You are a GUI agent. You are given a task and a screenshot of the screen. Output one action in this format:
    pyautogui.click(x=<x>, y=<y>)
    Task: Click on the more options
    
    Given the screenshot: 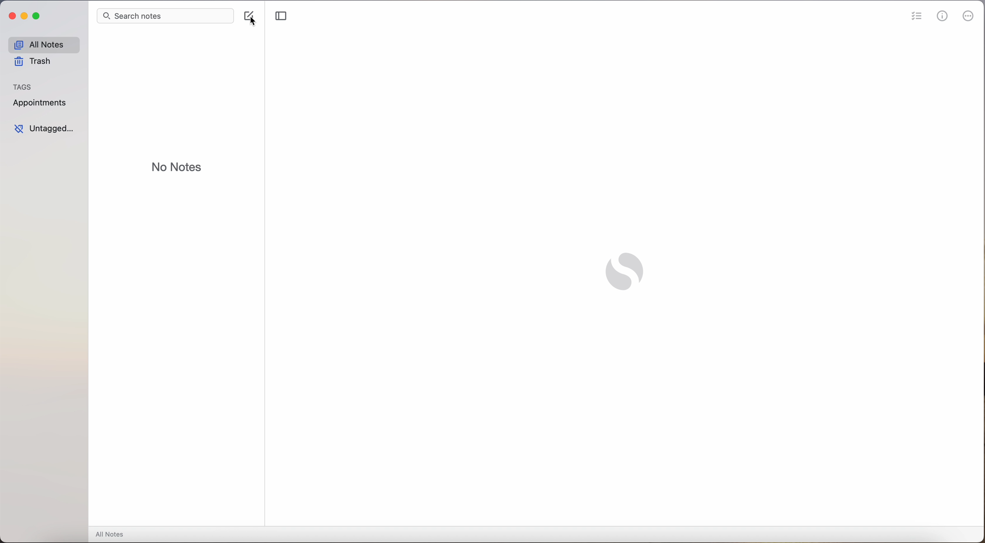 What is the action you would take?
    pyautogui.click(x=969, y=17)
    